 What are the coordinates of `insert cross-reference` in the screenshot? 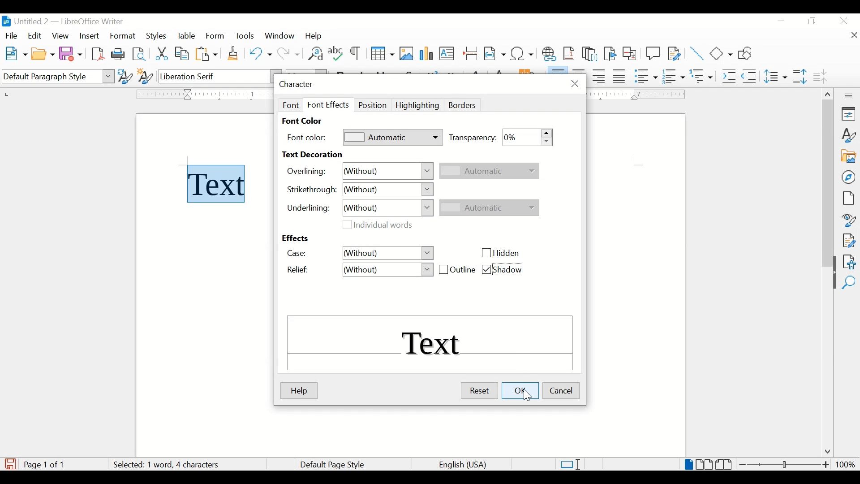 It's located at (630, 53).